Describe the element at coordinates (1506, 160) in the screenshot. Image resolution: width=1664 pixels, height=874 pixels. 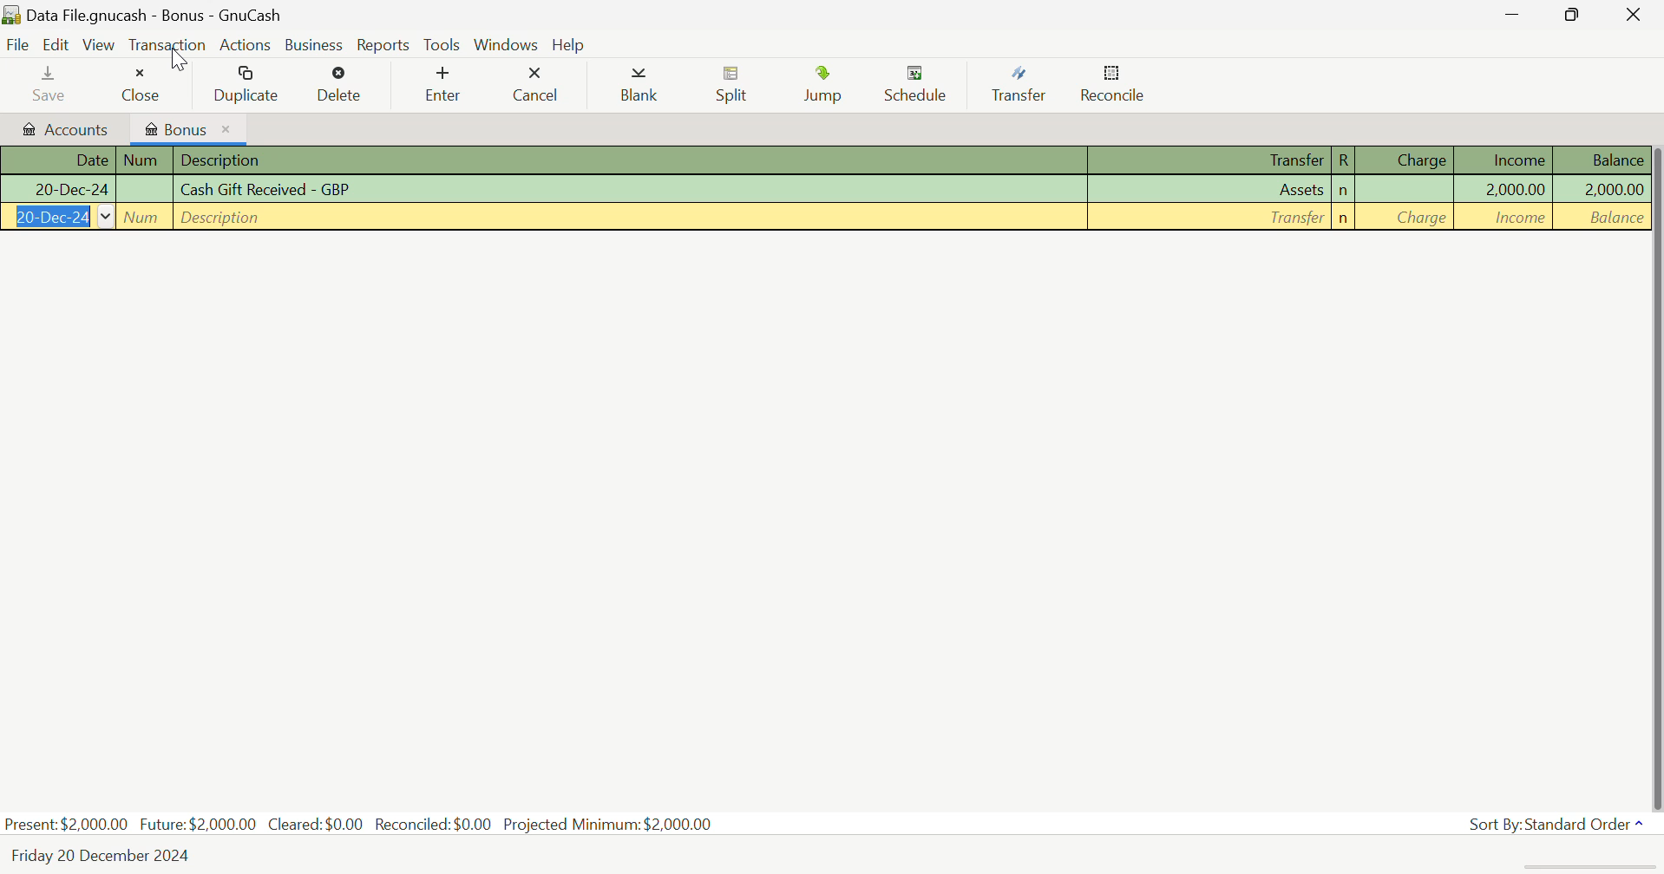
I see `Income` at that location.